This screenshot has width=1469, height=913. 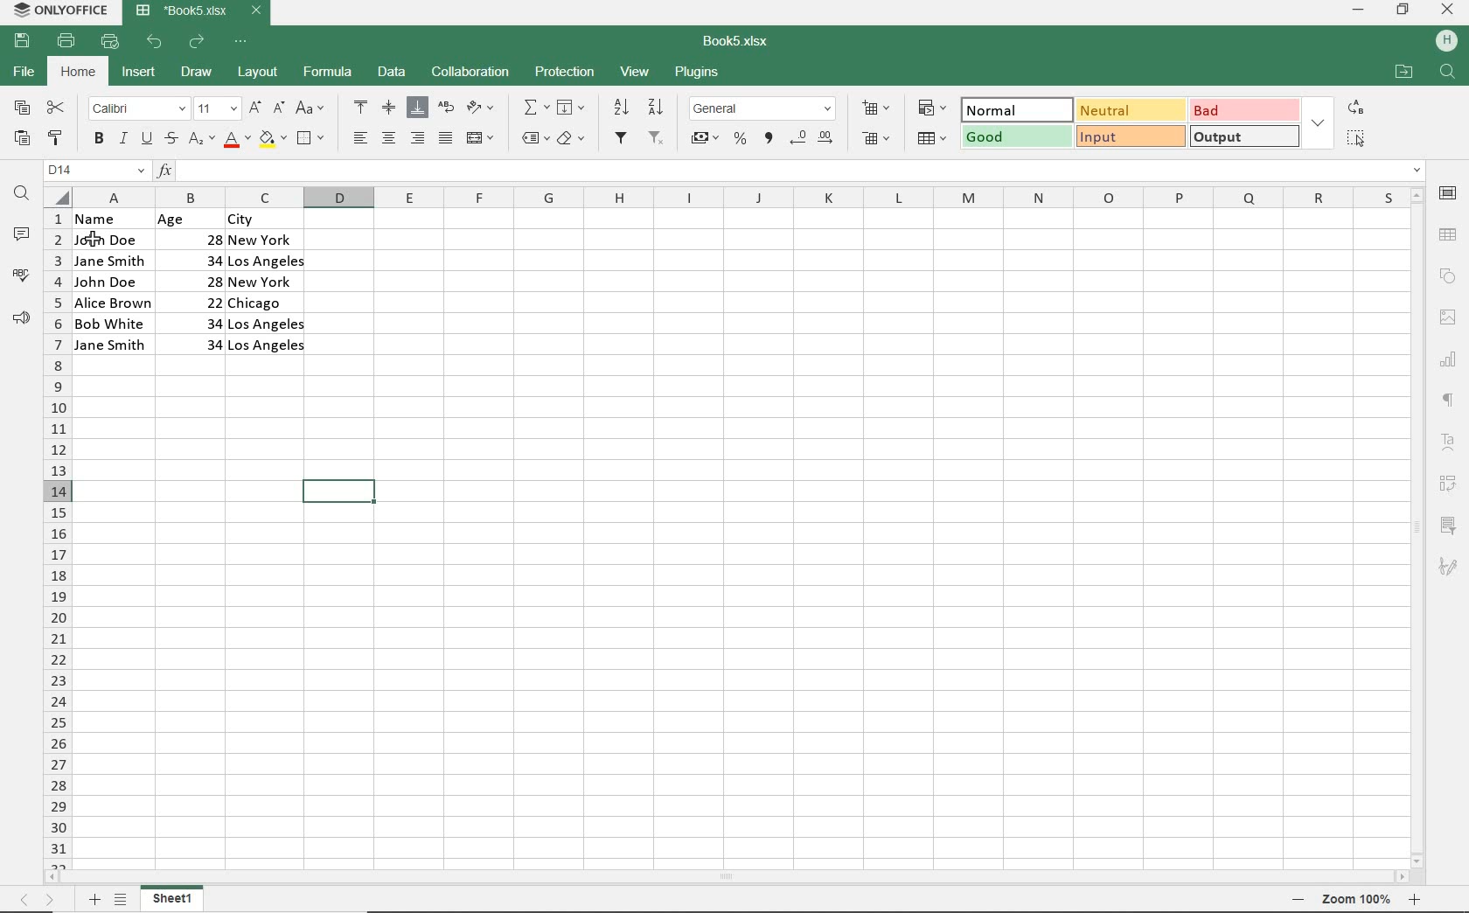 I want to click on RESTORE DOWN, so click(x=1405, y=9).